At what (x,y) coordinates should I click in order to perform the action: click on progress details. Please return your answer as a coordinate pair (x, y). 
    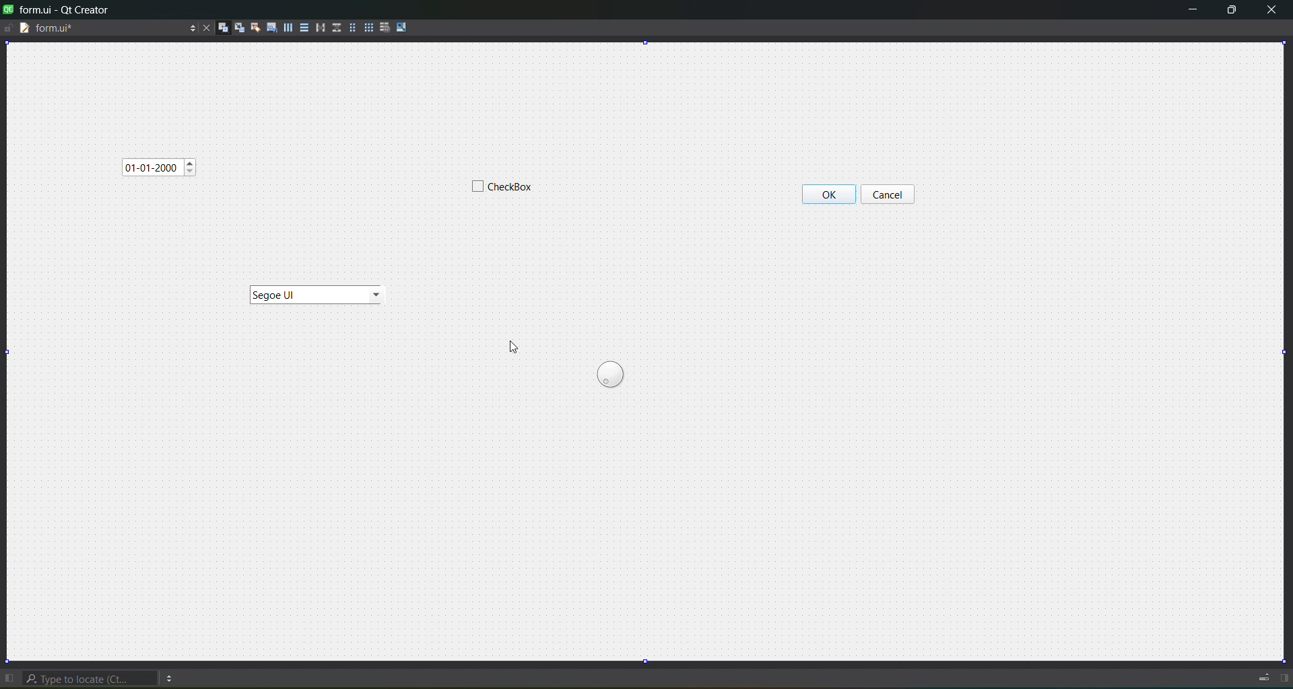
    Looking at the image, I should click on (1263, 678).